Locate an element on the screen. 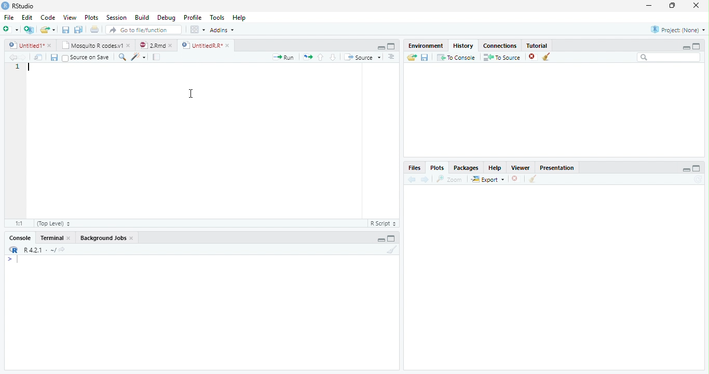 The height and width of the screenshot is (374, 709). maximize is located at coordinates (673, 5).